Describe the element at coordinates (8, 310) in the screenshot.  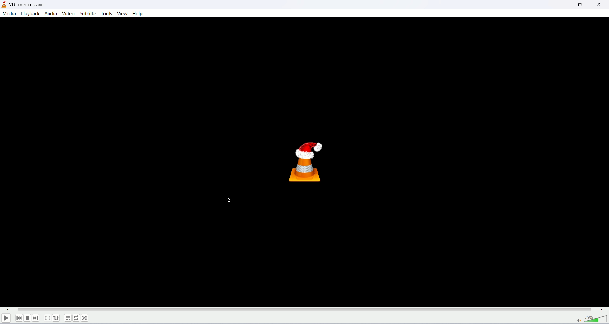
I see `elapsed` at that location.